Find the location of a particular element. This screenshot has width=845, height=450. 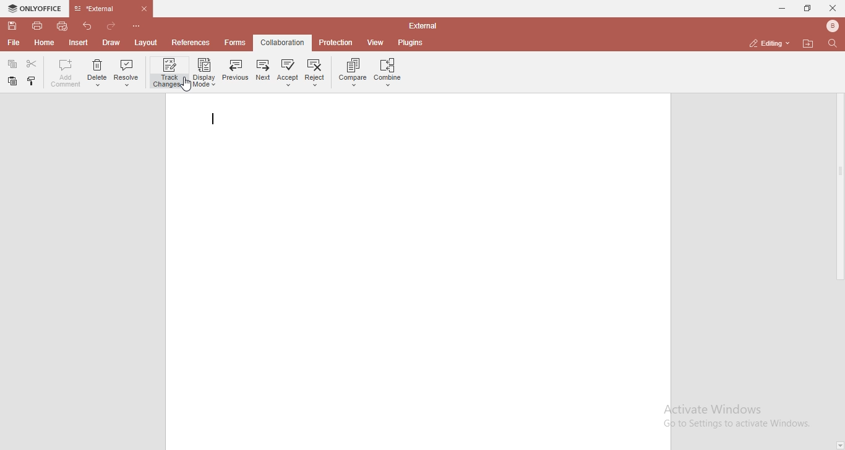

save is located at coordinates (12, 26).